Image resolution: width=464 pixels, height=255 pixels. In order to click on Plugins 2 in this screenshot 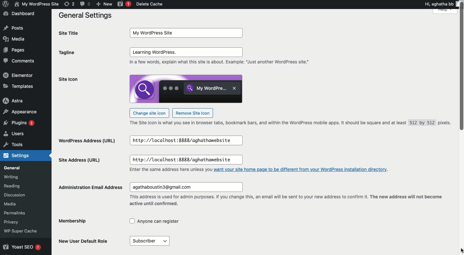, I will do `click(18, 123)`.